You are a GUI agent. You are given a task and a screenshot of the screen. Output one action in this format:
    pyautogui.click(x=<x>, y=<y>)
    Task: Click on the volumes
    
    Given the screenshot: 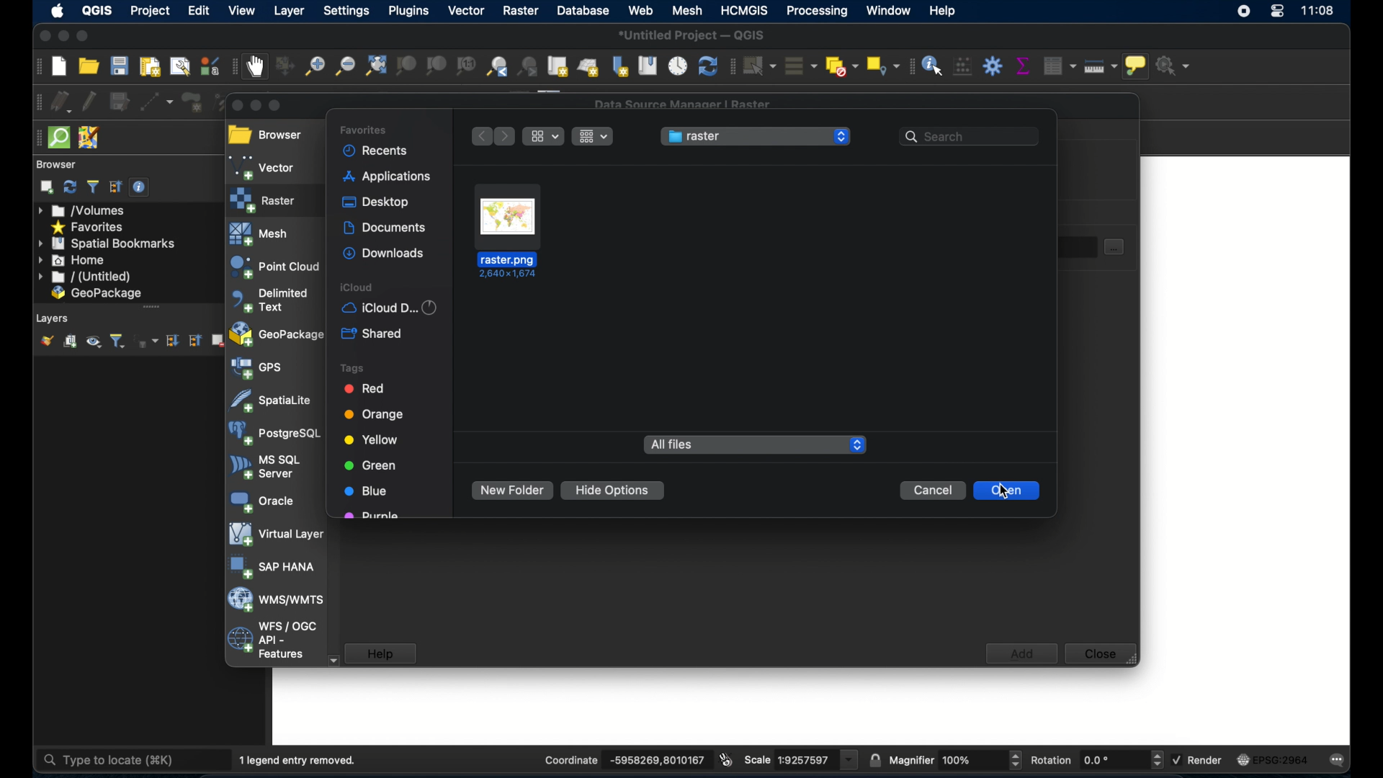 What is the action you would take?
    pyautogui.click(x=83, y=211)
    